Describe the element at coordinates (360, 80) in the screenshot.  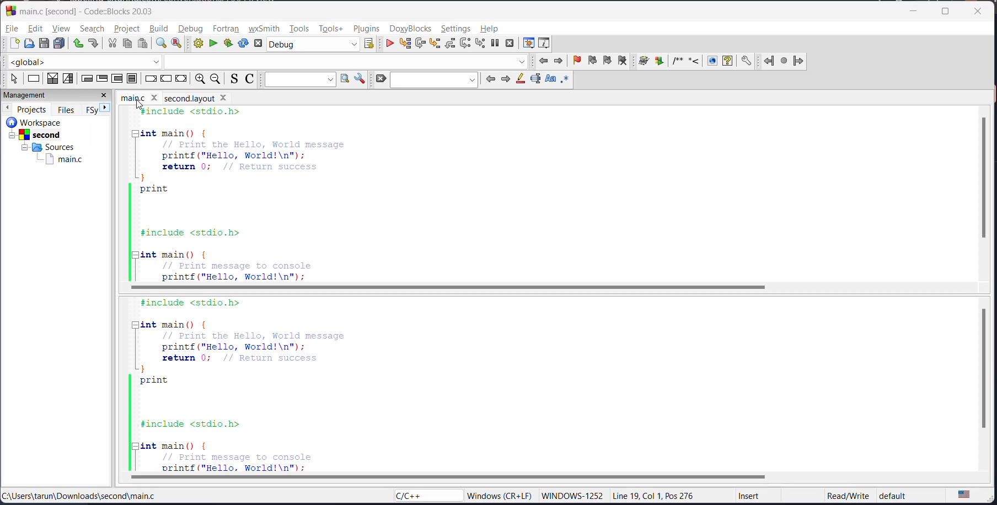
I see `show options window` at that location.